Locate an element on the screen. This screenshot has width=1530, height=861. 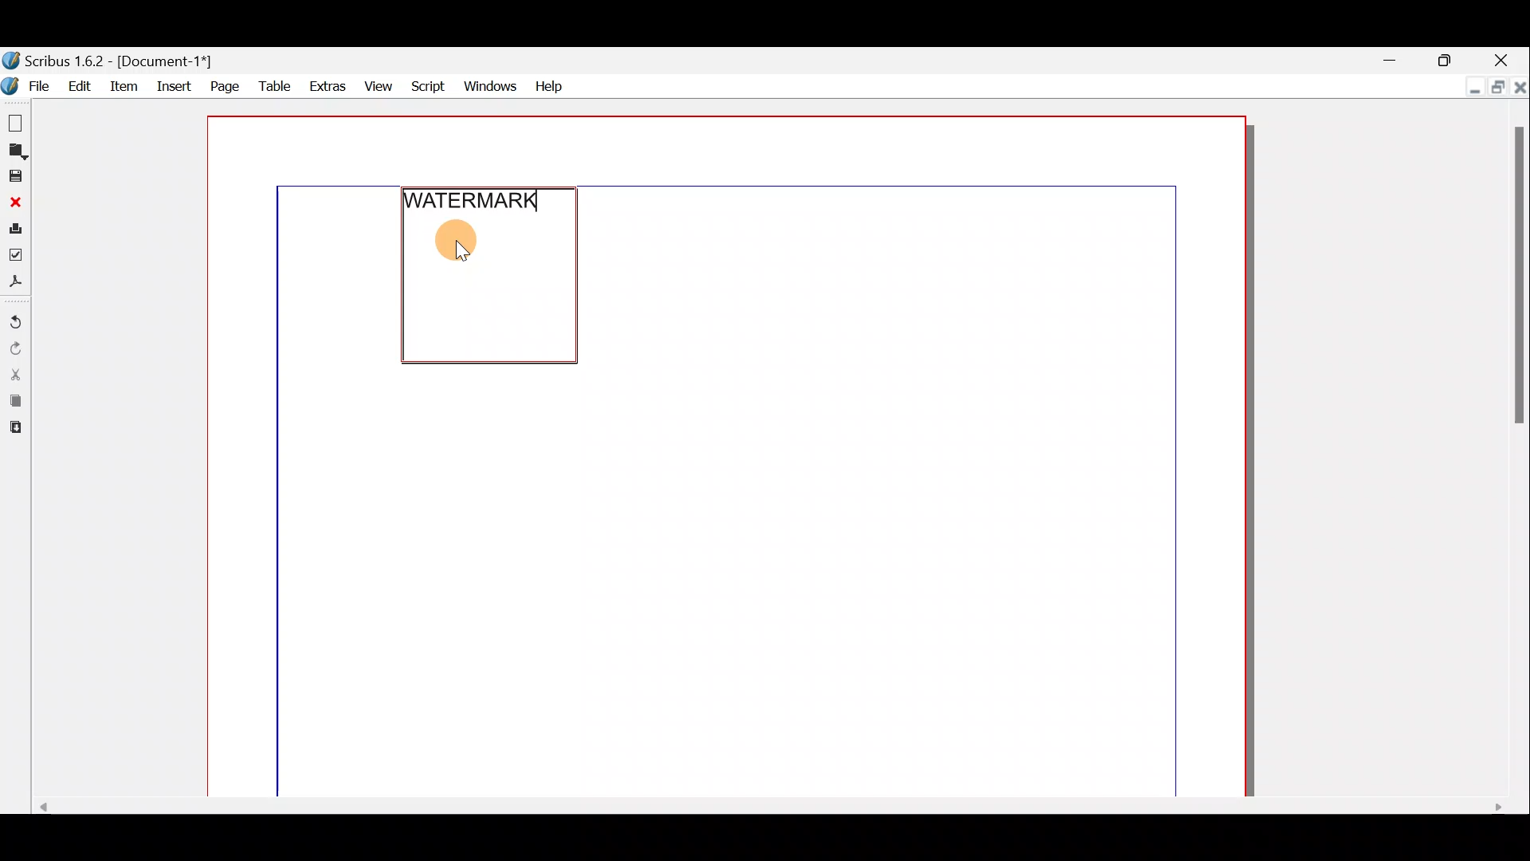
Print is located at coordinates (14, 231).